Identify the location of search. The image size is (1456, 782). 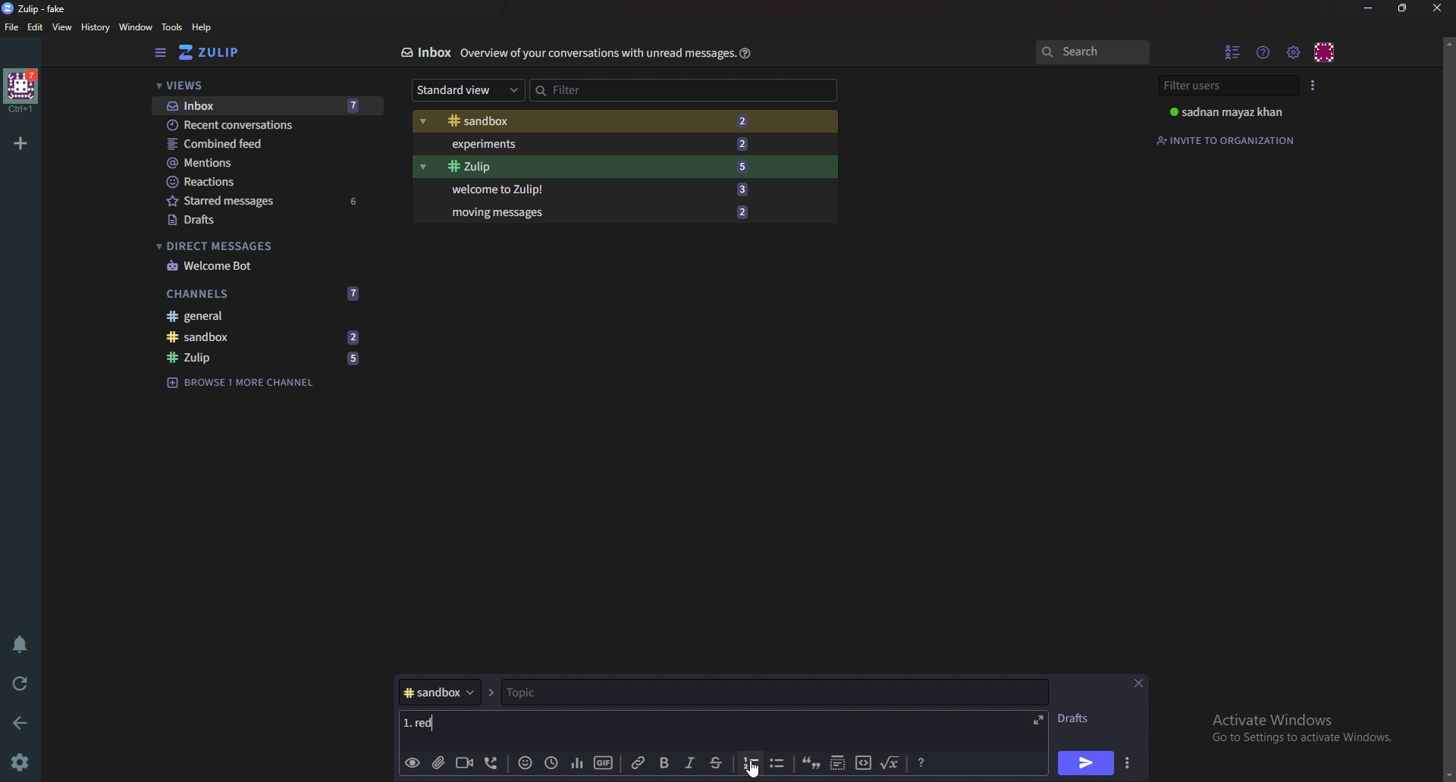
(1092, 53).